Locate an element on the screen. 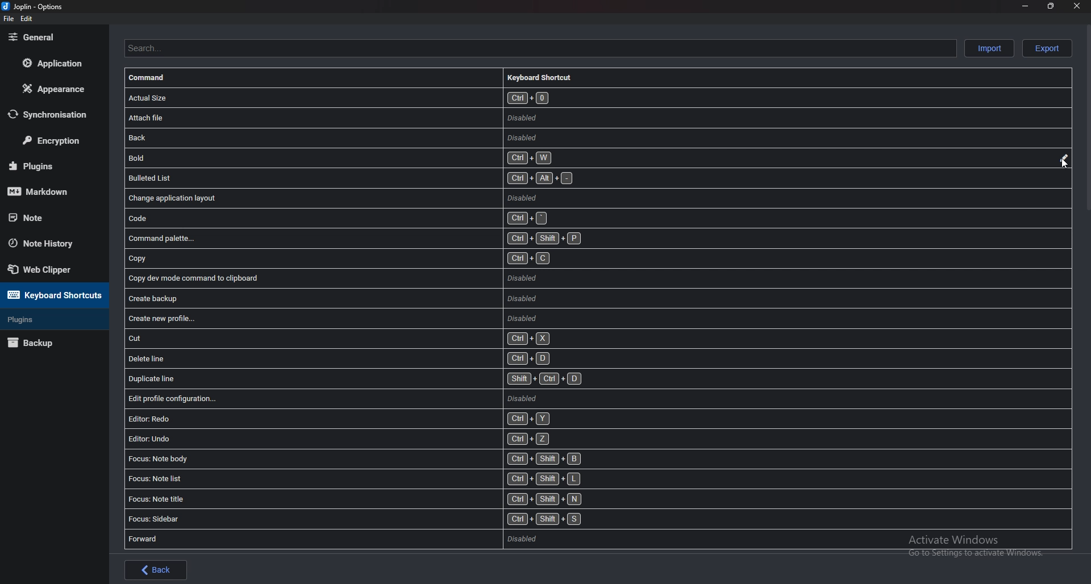 The width and height of the screenshot is (1091, 584). bold is located at coordinates (440, 156).